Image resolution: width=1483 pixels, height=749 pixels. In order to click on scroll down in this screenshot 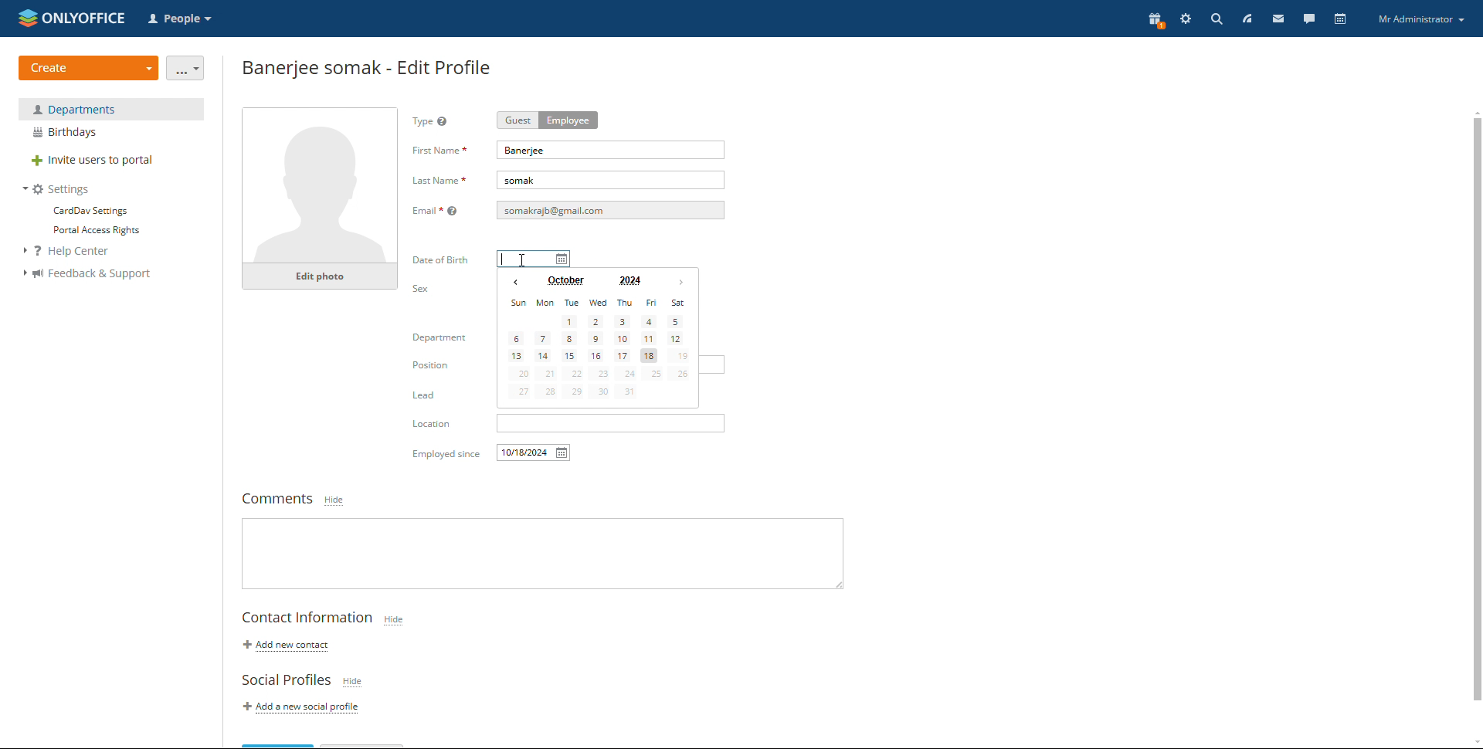, I will do `click(1474, 743)`.